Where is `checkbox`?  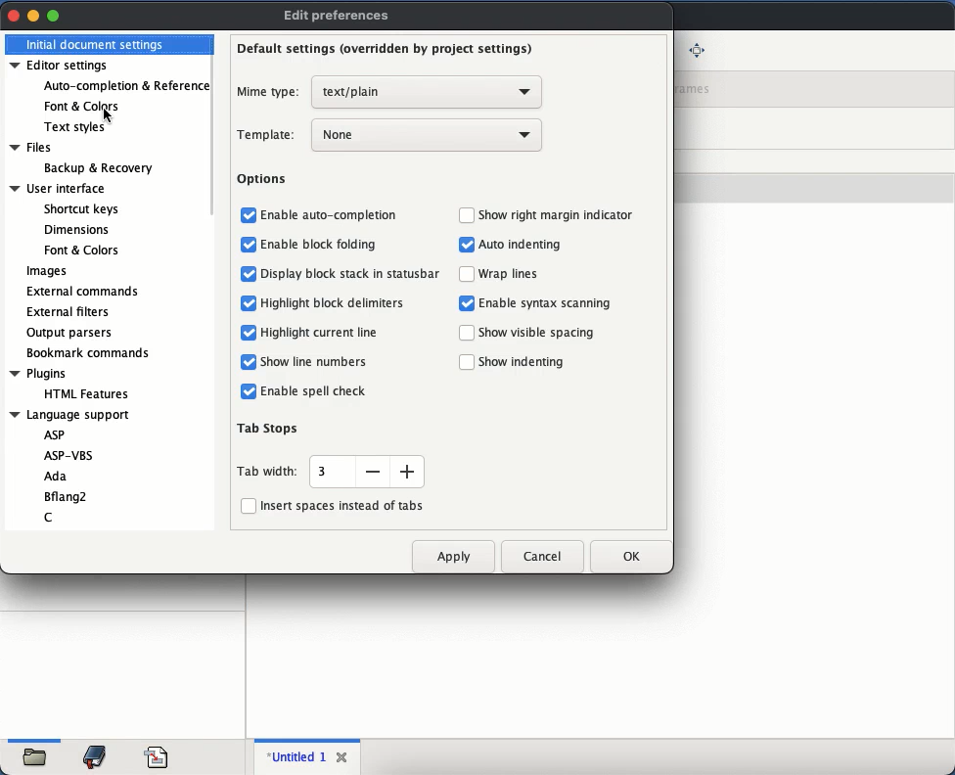 checkbox is located at coordinates (247, 303).